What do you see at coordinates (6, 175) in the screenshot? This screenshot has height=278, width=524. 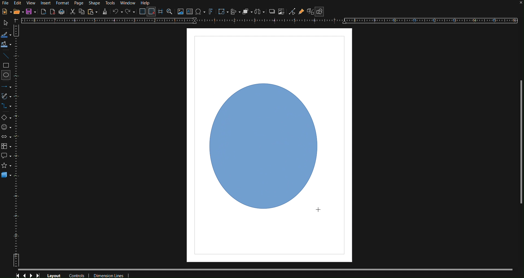 I see `3D Objects` at bounding box center [6, 175].